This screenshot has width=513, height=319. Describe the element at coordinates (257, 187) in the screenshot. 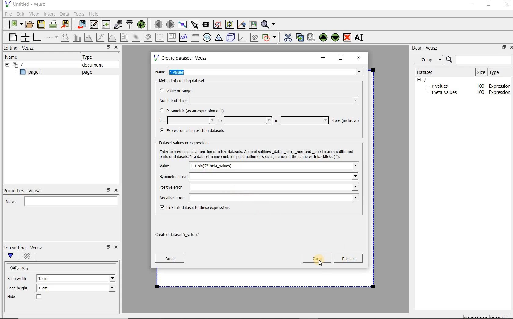

I see `Positive error` at that location.